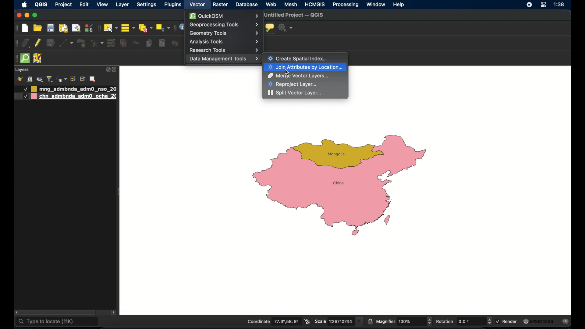 This screenshot has width=585, height=329. Describe the element at coordinates (339, 321) in the screenshot. I see `scale` at that location.